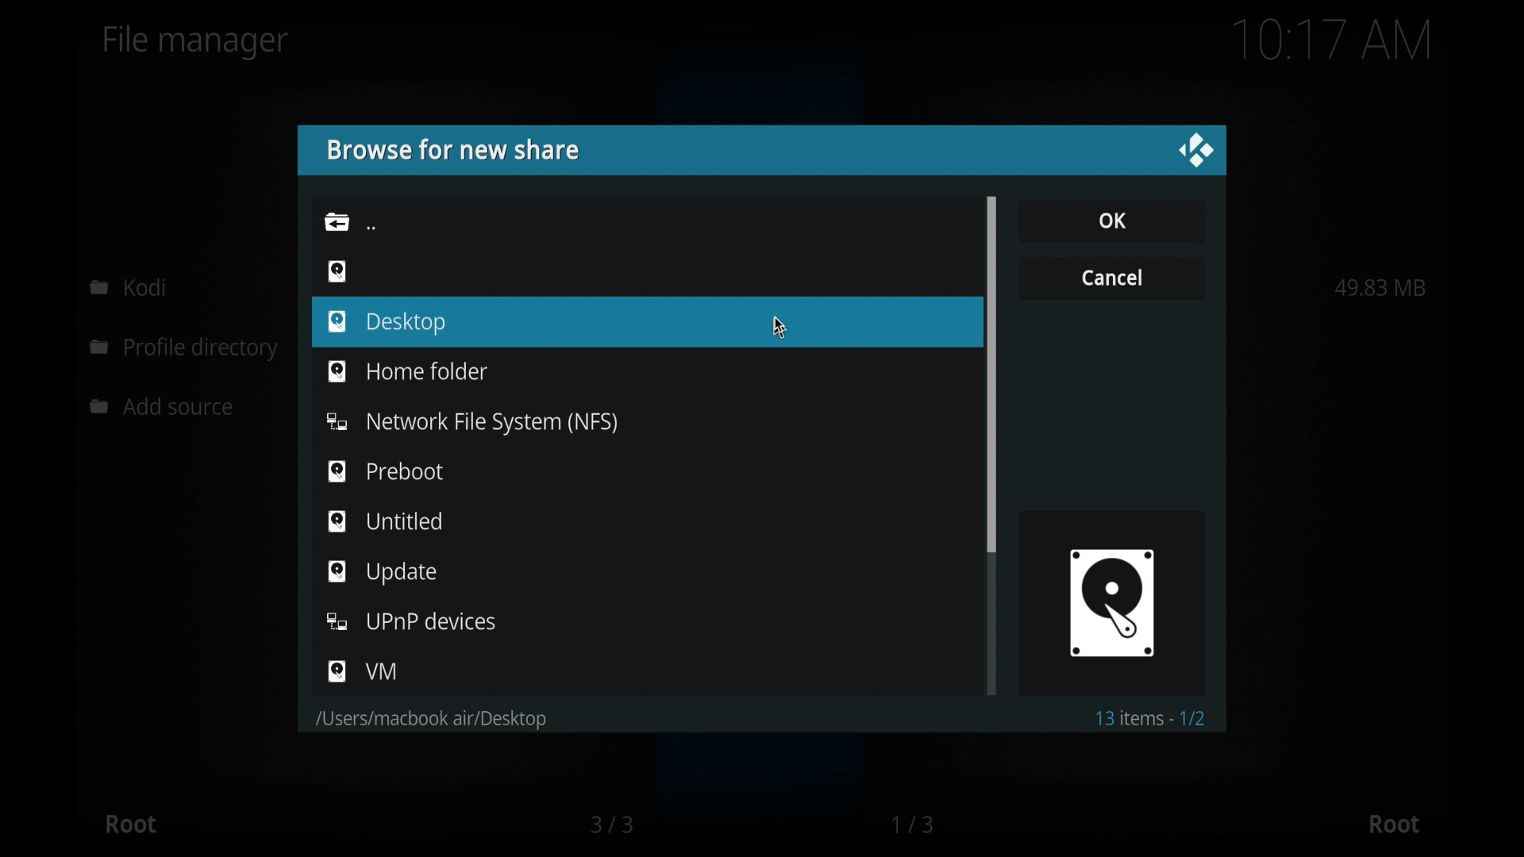  I want to click on 13 items - 1/2 , so click(1153, 718).